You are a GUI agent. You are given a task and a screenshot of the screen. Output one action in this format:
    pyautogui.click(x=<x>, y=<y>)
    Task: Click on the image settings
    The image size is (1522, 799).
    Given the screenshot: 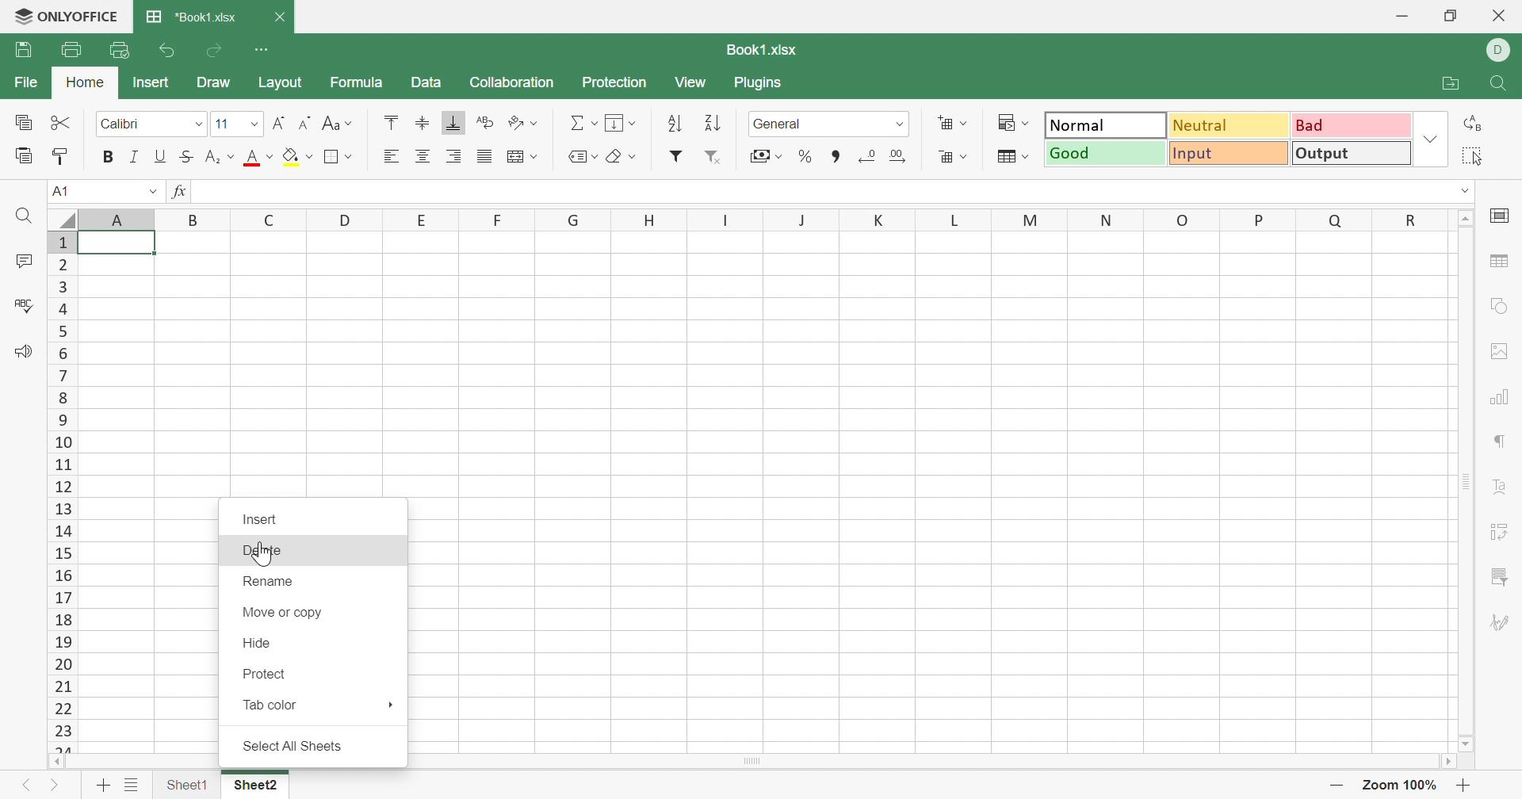 What is the action you would take?
    pyautogui.click(x=1504, y=350)
    